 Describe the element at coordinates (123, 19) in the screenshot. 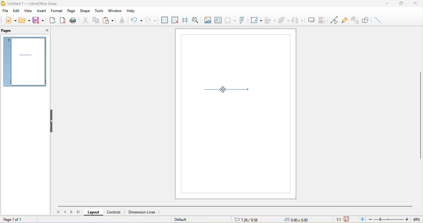

I see `clone formatting` at that location.